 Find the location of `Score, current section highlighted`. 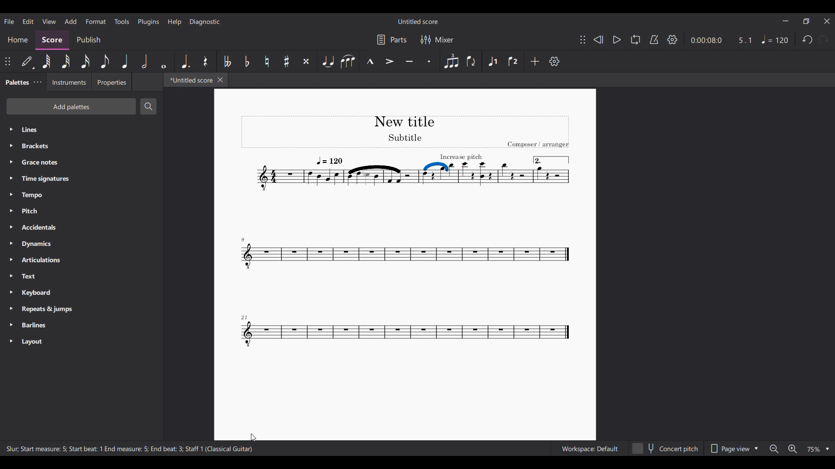

Score, current section highlighted is located at coordinates (53, 40).